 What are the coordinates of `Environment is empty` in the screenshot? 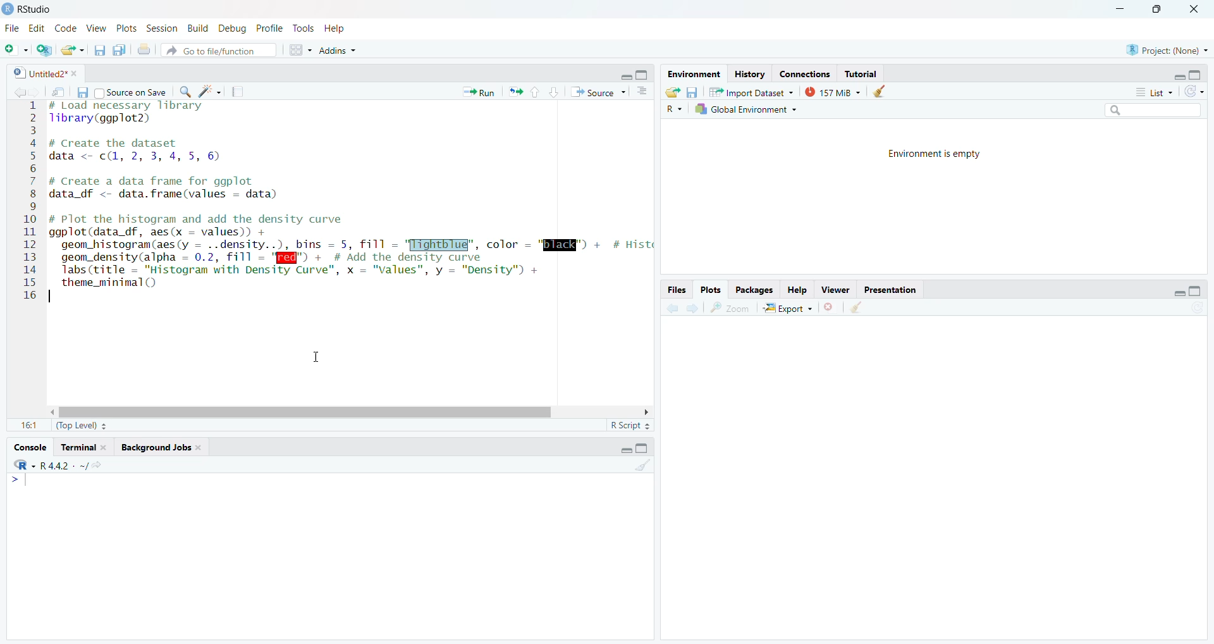 It's located at (937, 154).